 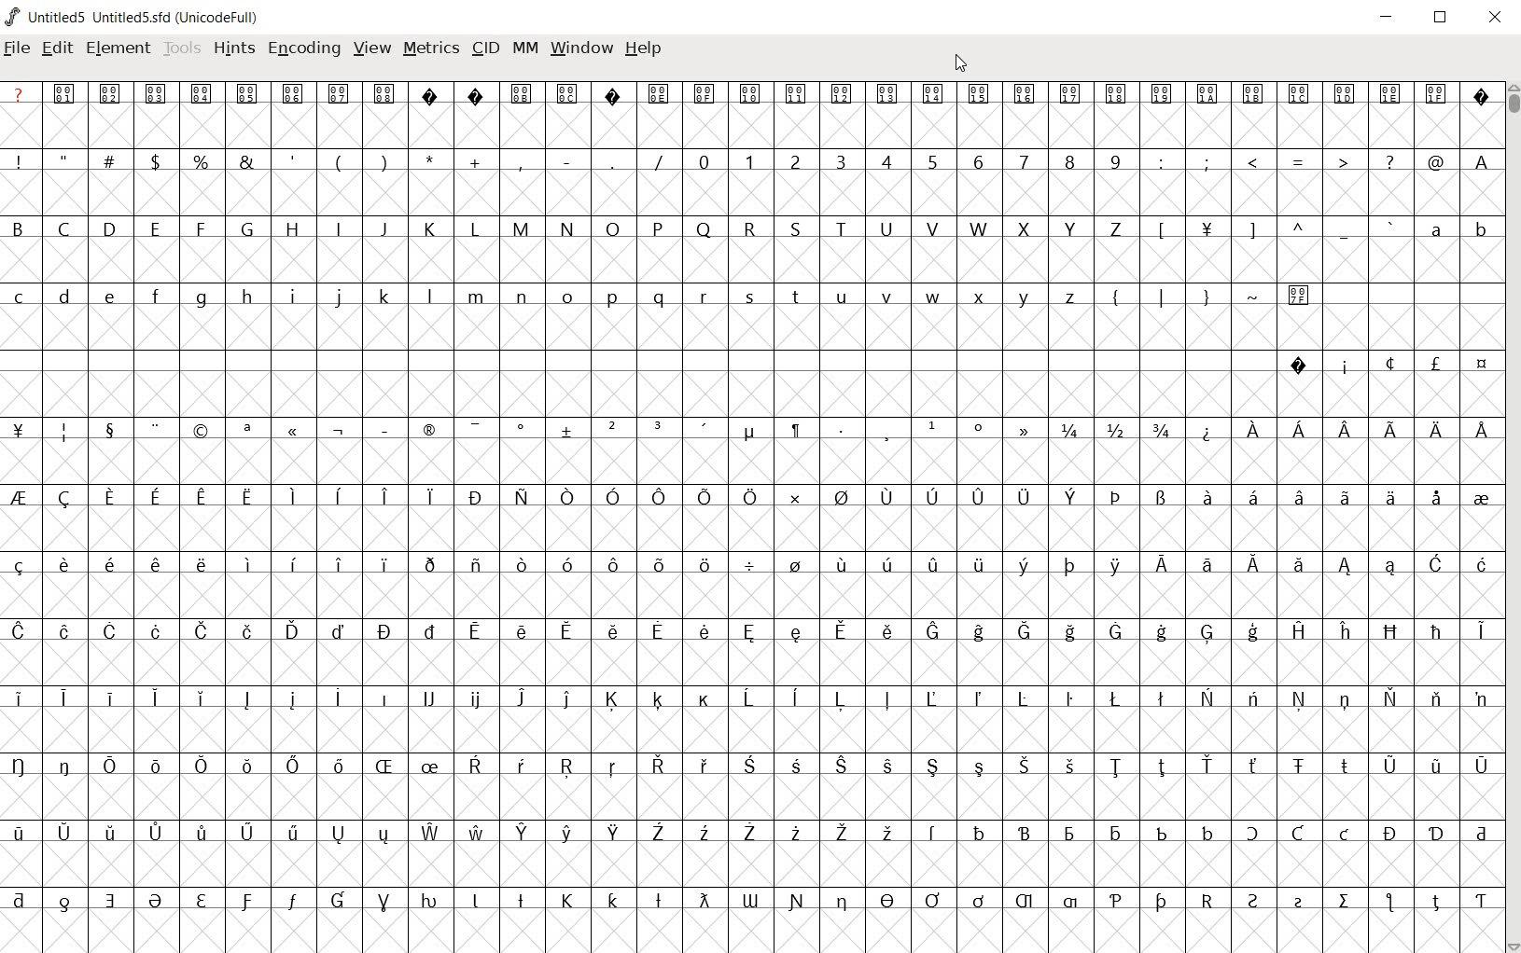 I want to click on Symbol, so click(x=23, y=498).